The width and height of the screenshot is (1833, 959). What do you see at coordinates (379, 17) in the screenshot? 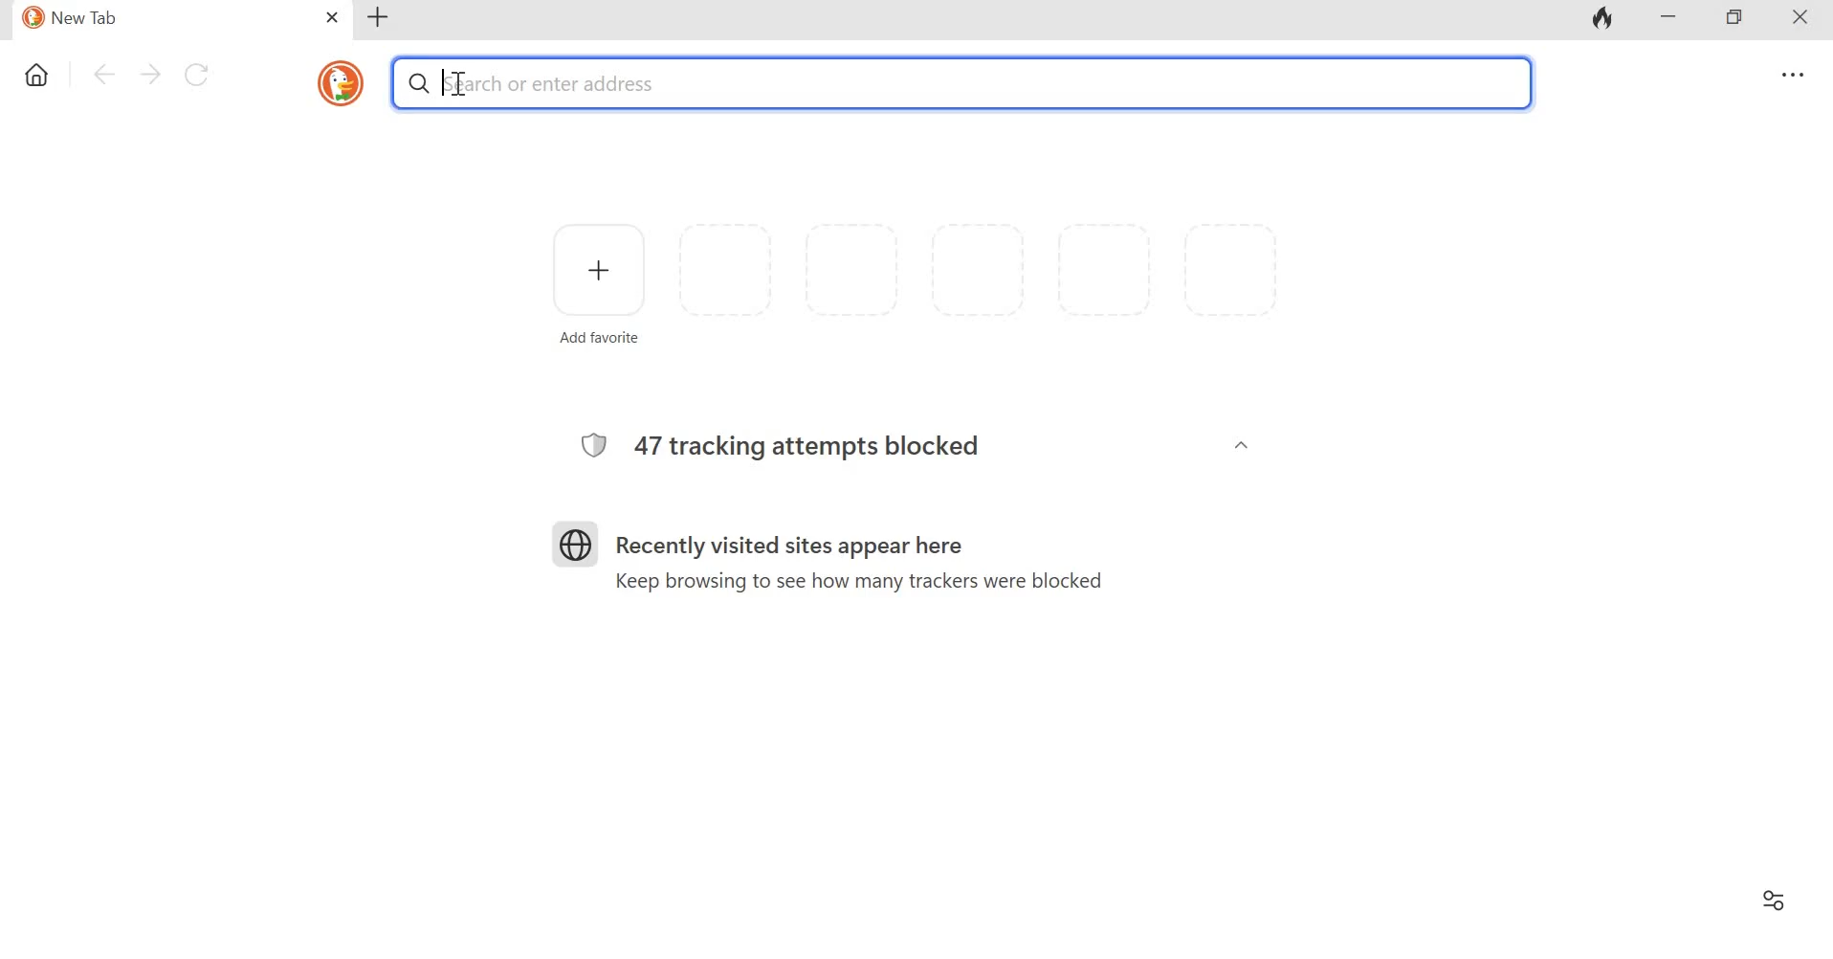
I see `New tab` at bounding box center [379, 17].